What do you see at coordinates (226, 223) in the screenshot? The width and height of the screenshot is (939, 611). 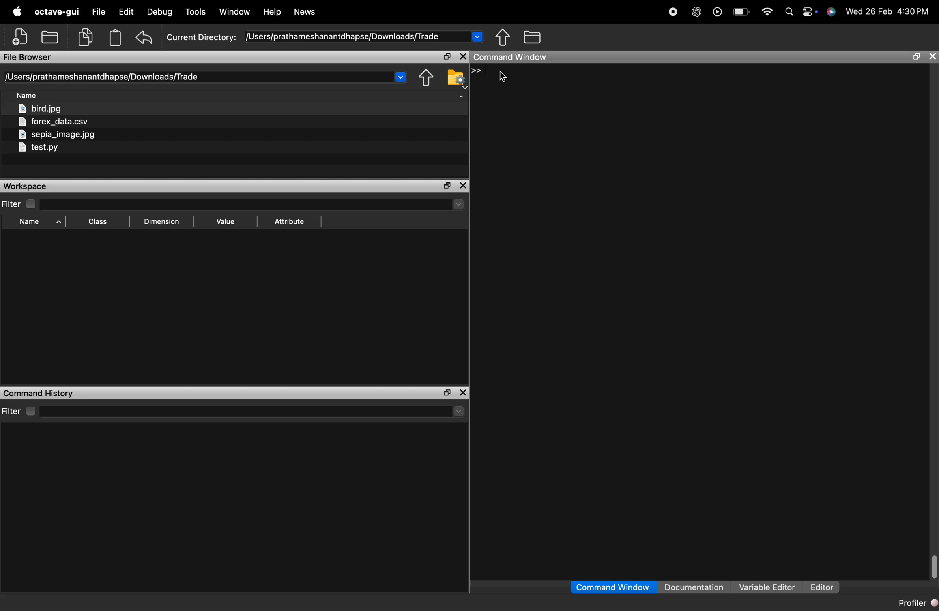 I see `Value` at bounding box center [226, 223].